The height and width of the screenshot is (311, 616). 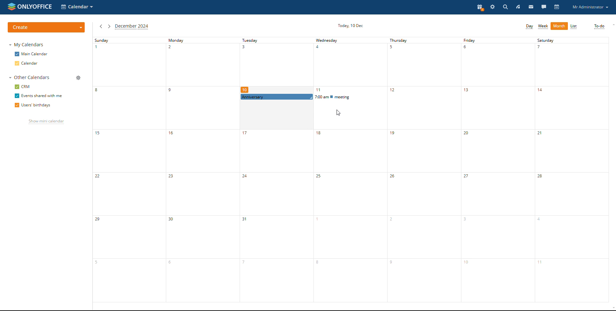 What do you see at coordinates (78, 78) in the screenshot?
I see `manage` at bounding box center [78, 78].